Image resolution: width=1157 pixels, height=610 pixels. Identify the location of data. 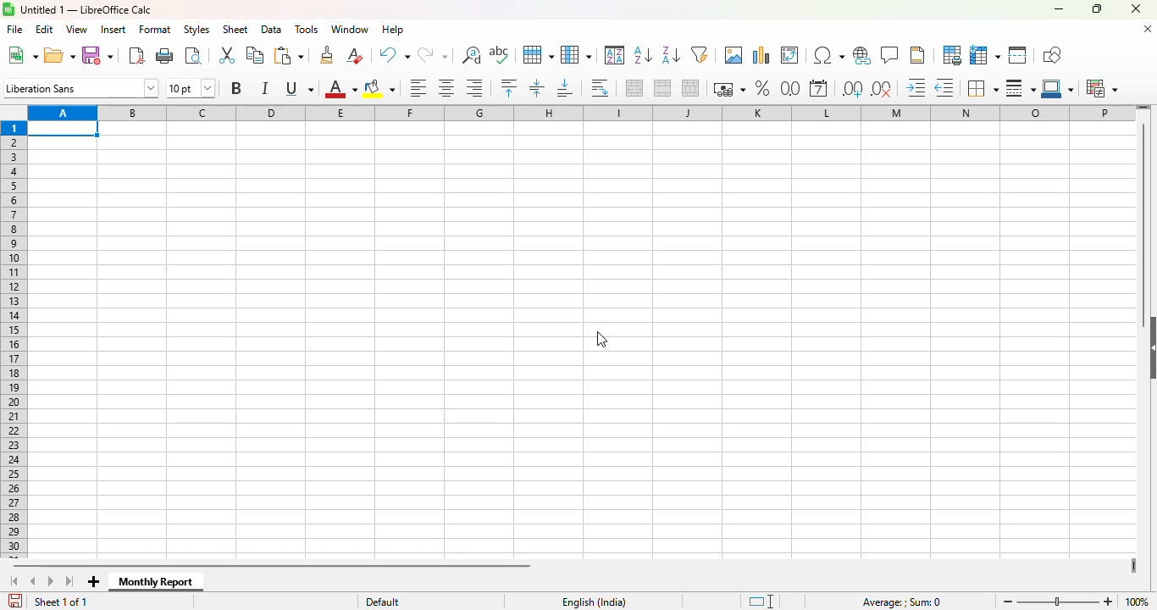
(272, 30).